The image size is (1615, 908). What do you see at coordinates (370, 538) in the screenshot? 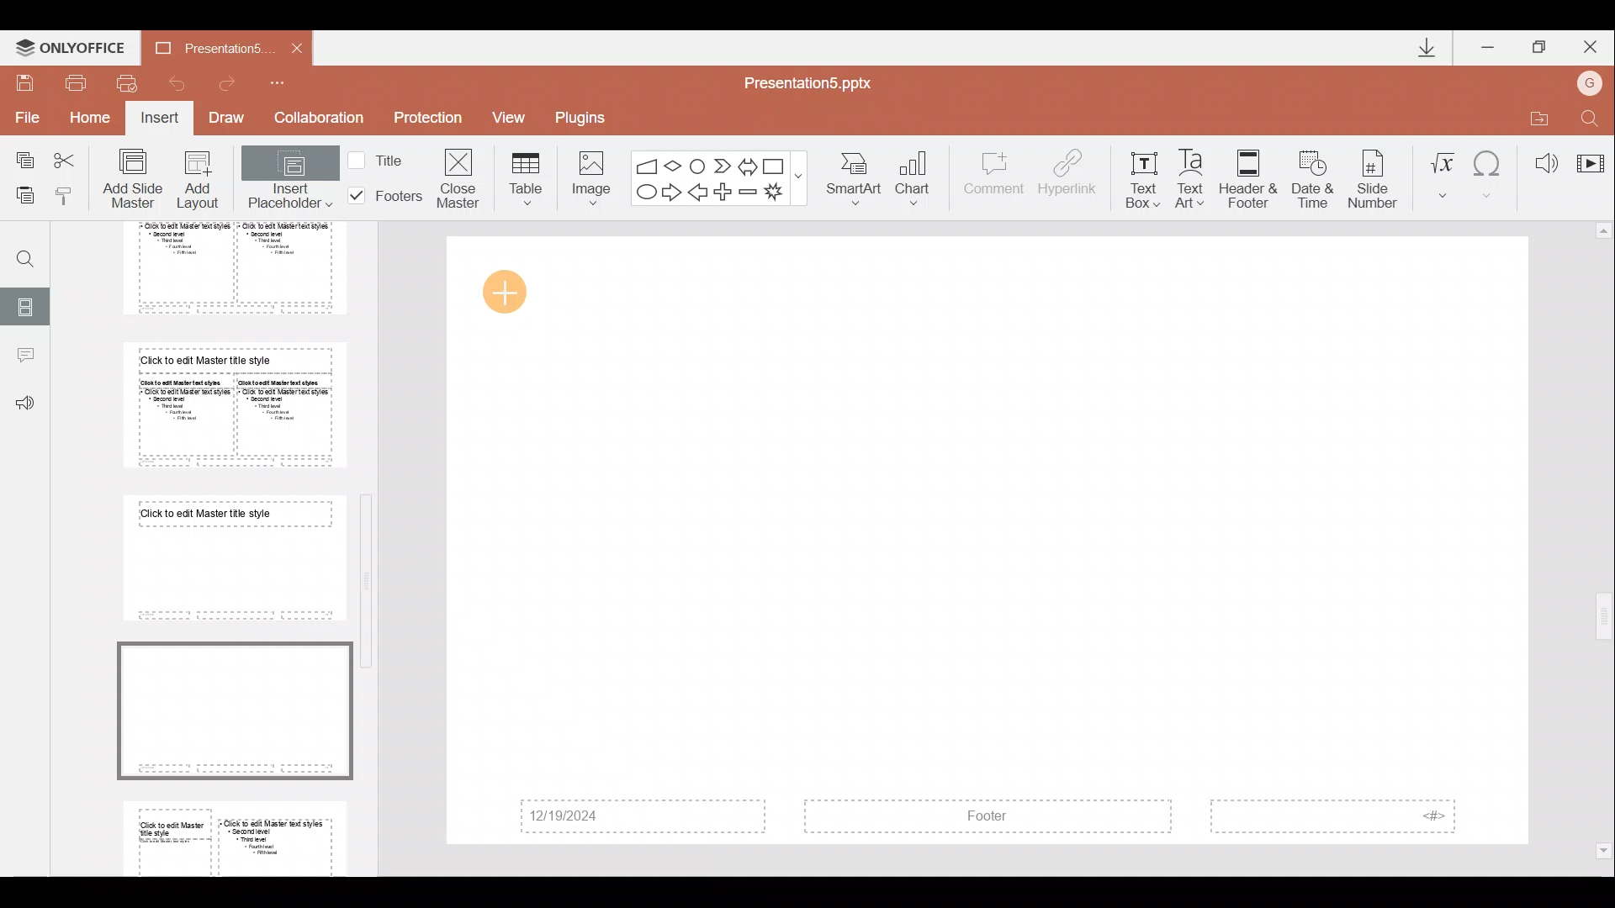
I see `Scroll bar` at bounding box center [370, 538].